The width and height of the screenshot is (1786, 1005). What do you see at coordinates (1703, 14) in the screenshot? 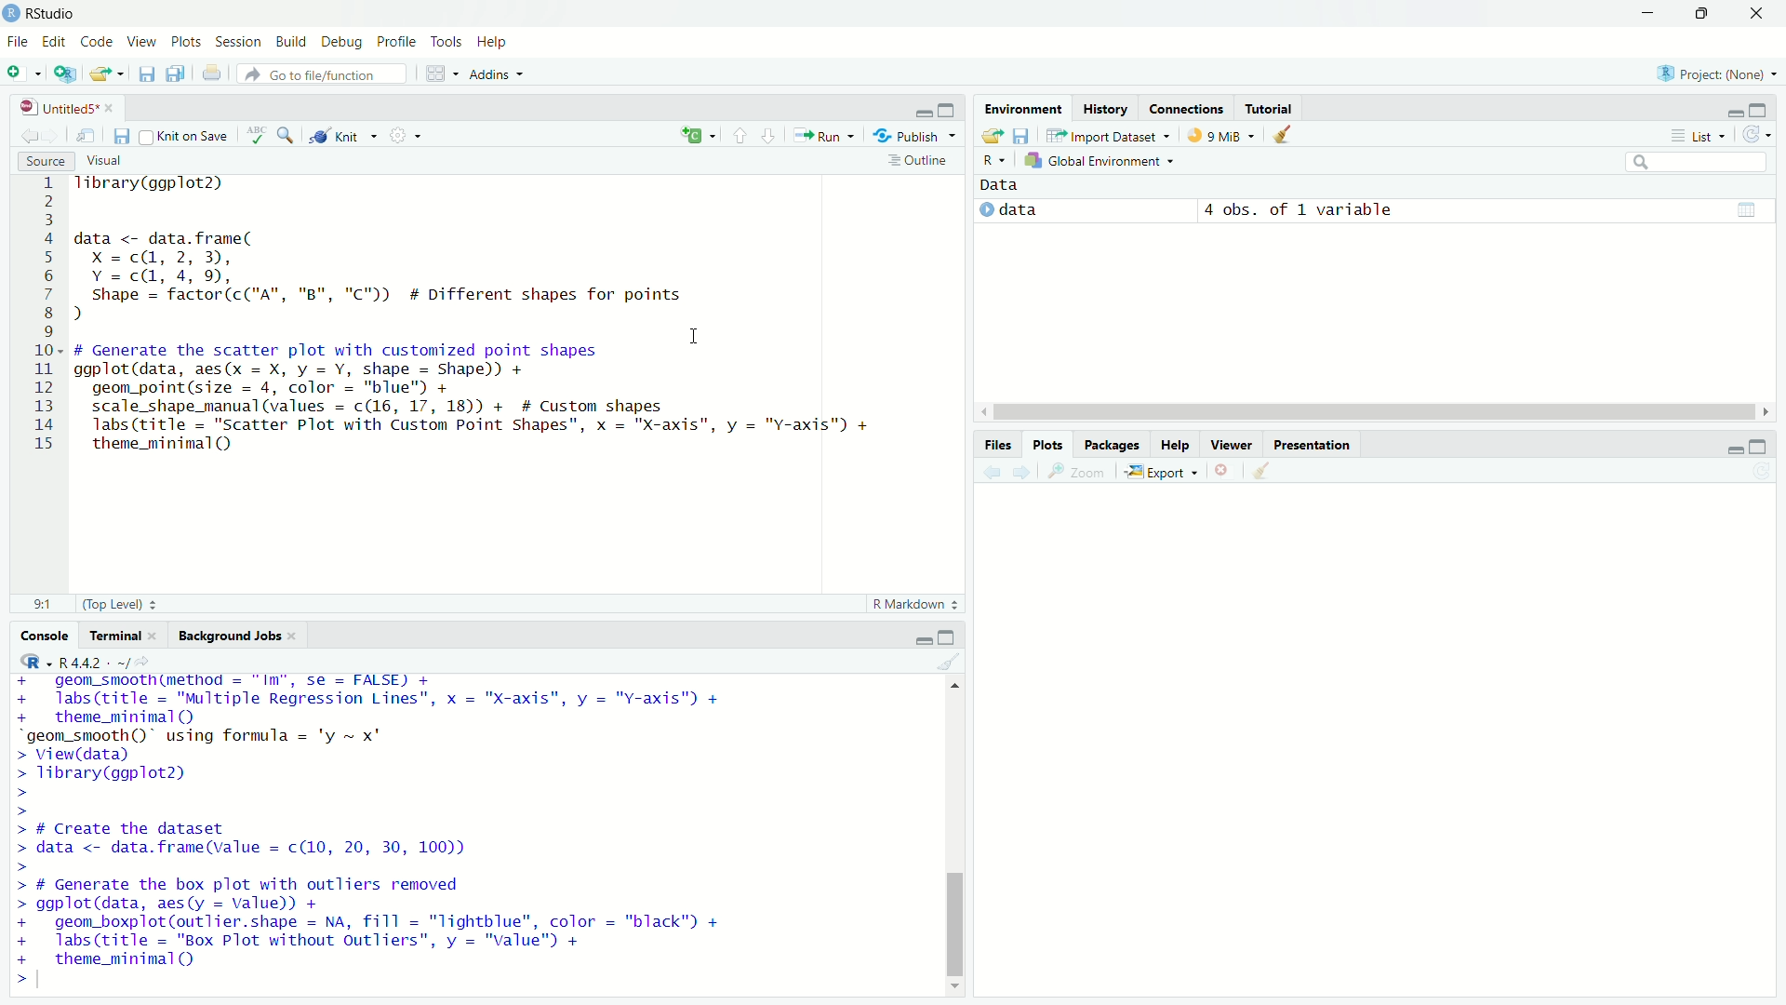
I see `restore` at bounding box center [1703, 14].